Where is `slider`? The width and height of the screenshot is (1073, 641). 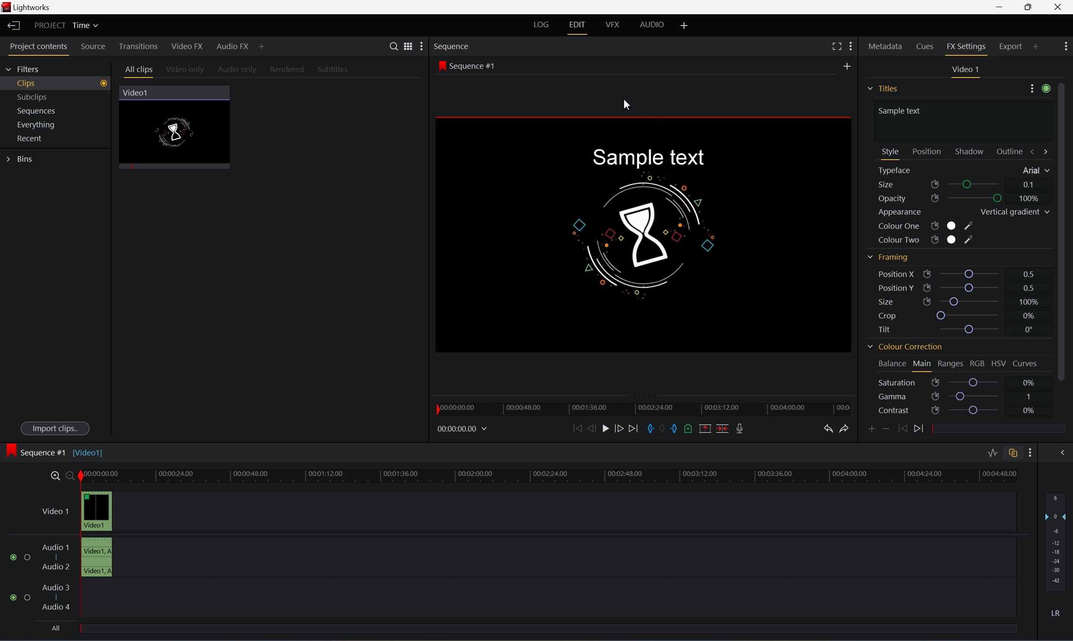 slider is located at coordinates (977, 199).